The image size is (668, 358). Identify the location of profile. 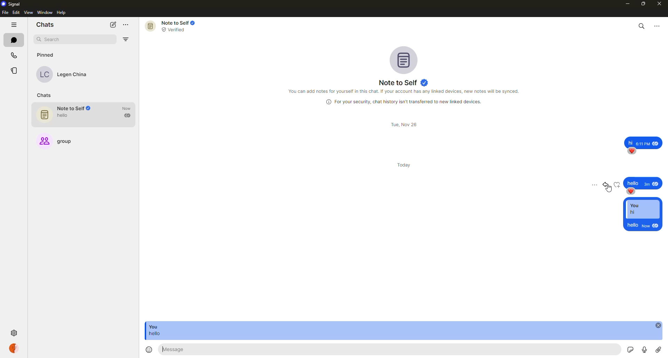
(17, 348).